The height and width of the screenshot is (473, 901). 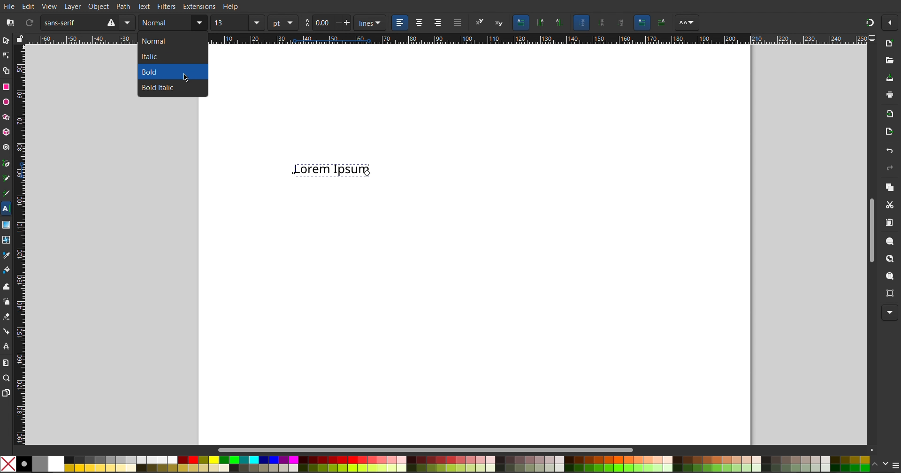 What do you see at coordinates (889, 222) in the screenshot?
I see `Paste` at bounding box center [889, 222].